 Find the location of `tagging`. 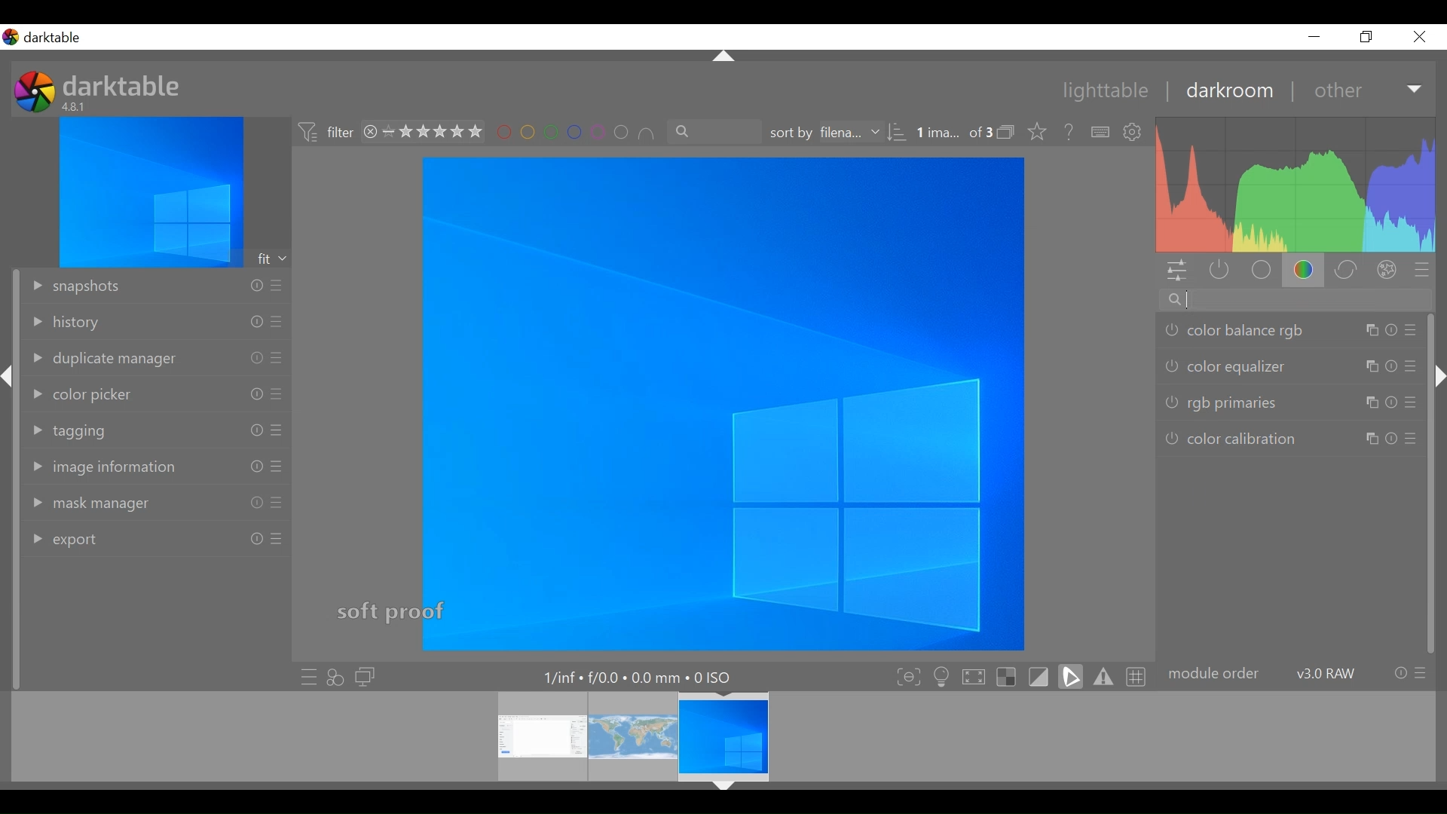

tagging is located at coordinates (70, 431).